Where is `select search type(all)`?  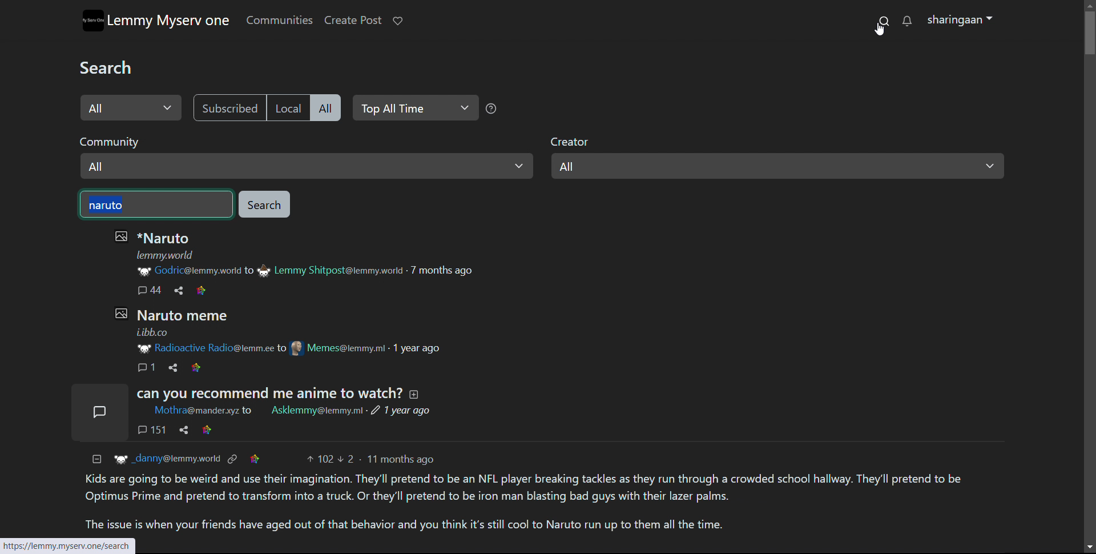
select search type(all) is located at coordinates (131, 107).